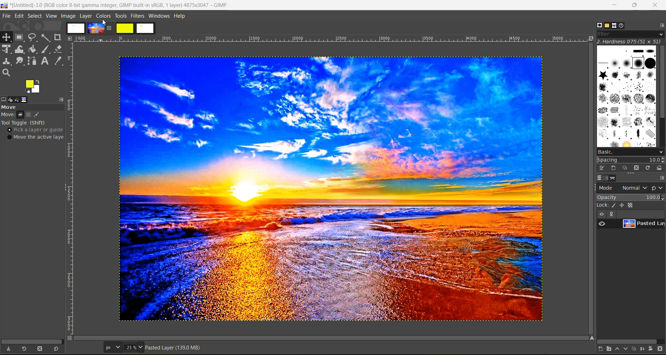 This screenshot has height=355, width=666. What do you see at coordinates (599, 178) in the screenshot?
I see `layers` at bounding box center [599, 178].